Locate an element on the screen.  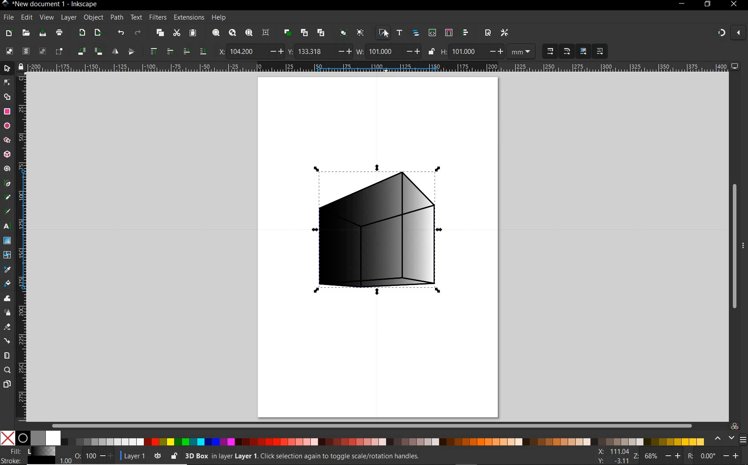
ZOOM TOOL is located at coordinates (8, 370).